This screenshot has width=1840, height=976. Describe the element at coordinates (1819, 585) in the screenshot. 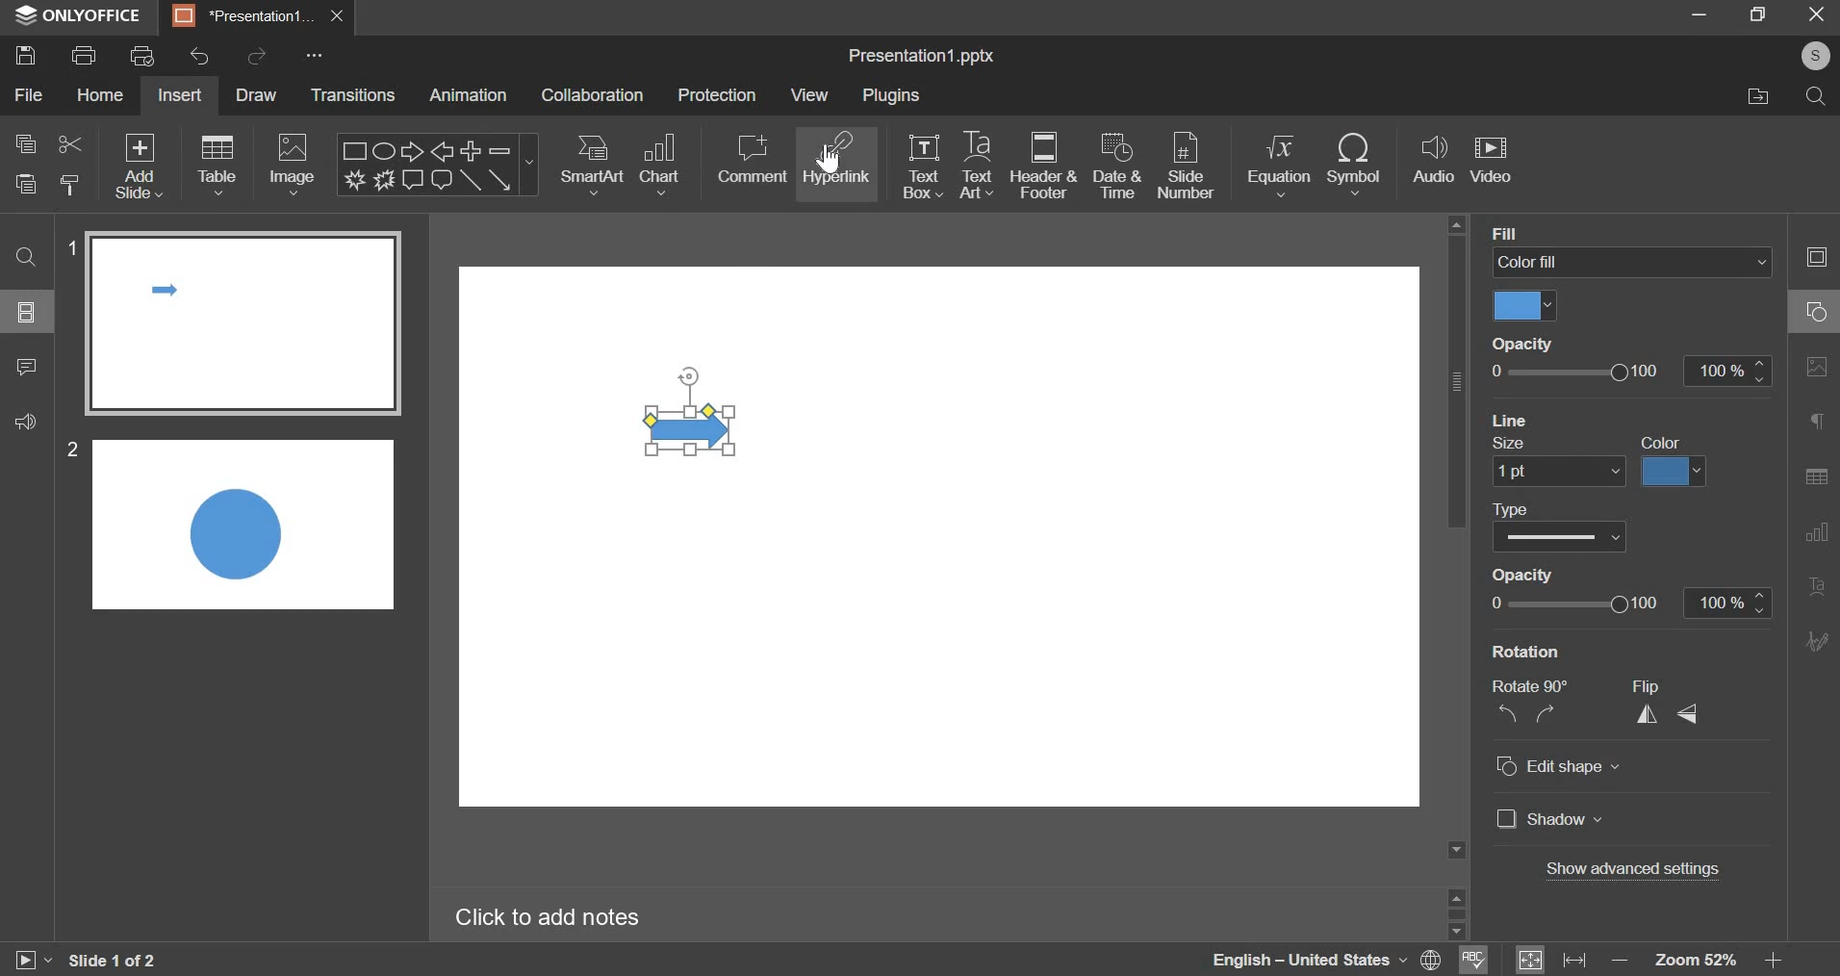

I see `Text Art settings` at that location.